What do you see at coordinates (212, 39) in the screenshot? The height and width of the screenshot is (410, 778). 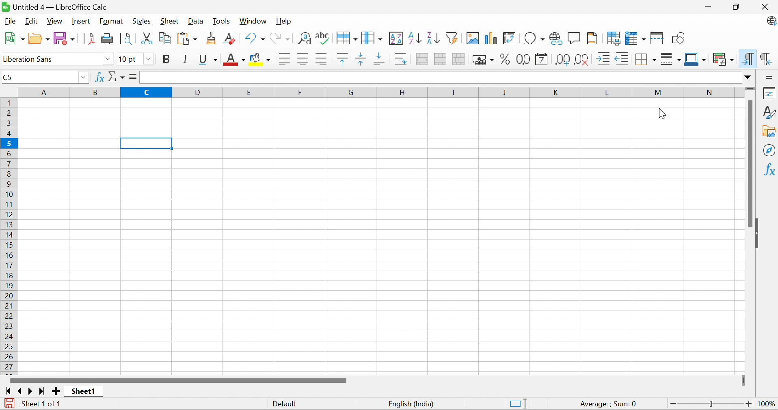 I see `Cone formatting` at bounding box center [212, 39].